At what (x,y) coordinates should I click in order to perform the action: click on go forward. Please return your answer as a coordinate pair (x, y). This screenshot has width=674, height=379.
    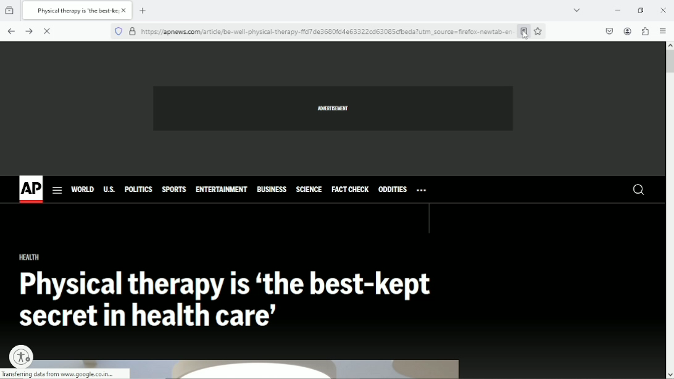
    Looking at the image, I should click on (29, 31).